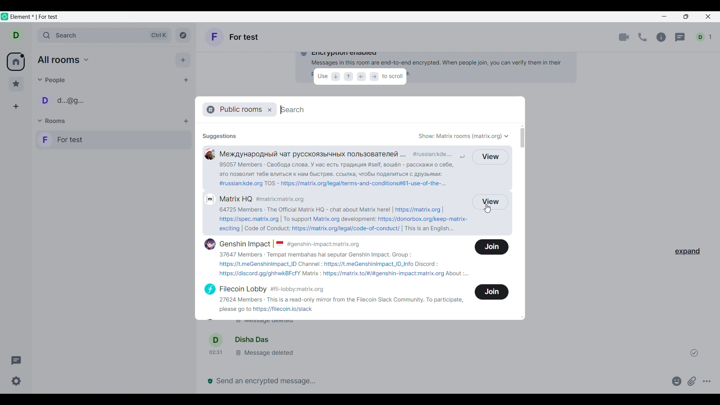  What do you see at coordinates (465, 135) in the screenshot?
I see `show: matrix rooms (matrix.org)` at bounding box center [465, 135].